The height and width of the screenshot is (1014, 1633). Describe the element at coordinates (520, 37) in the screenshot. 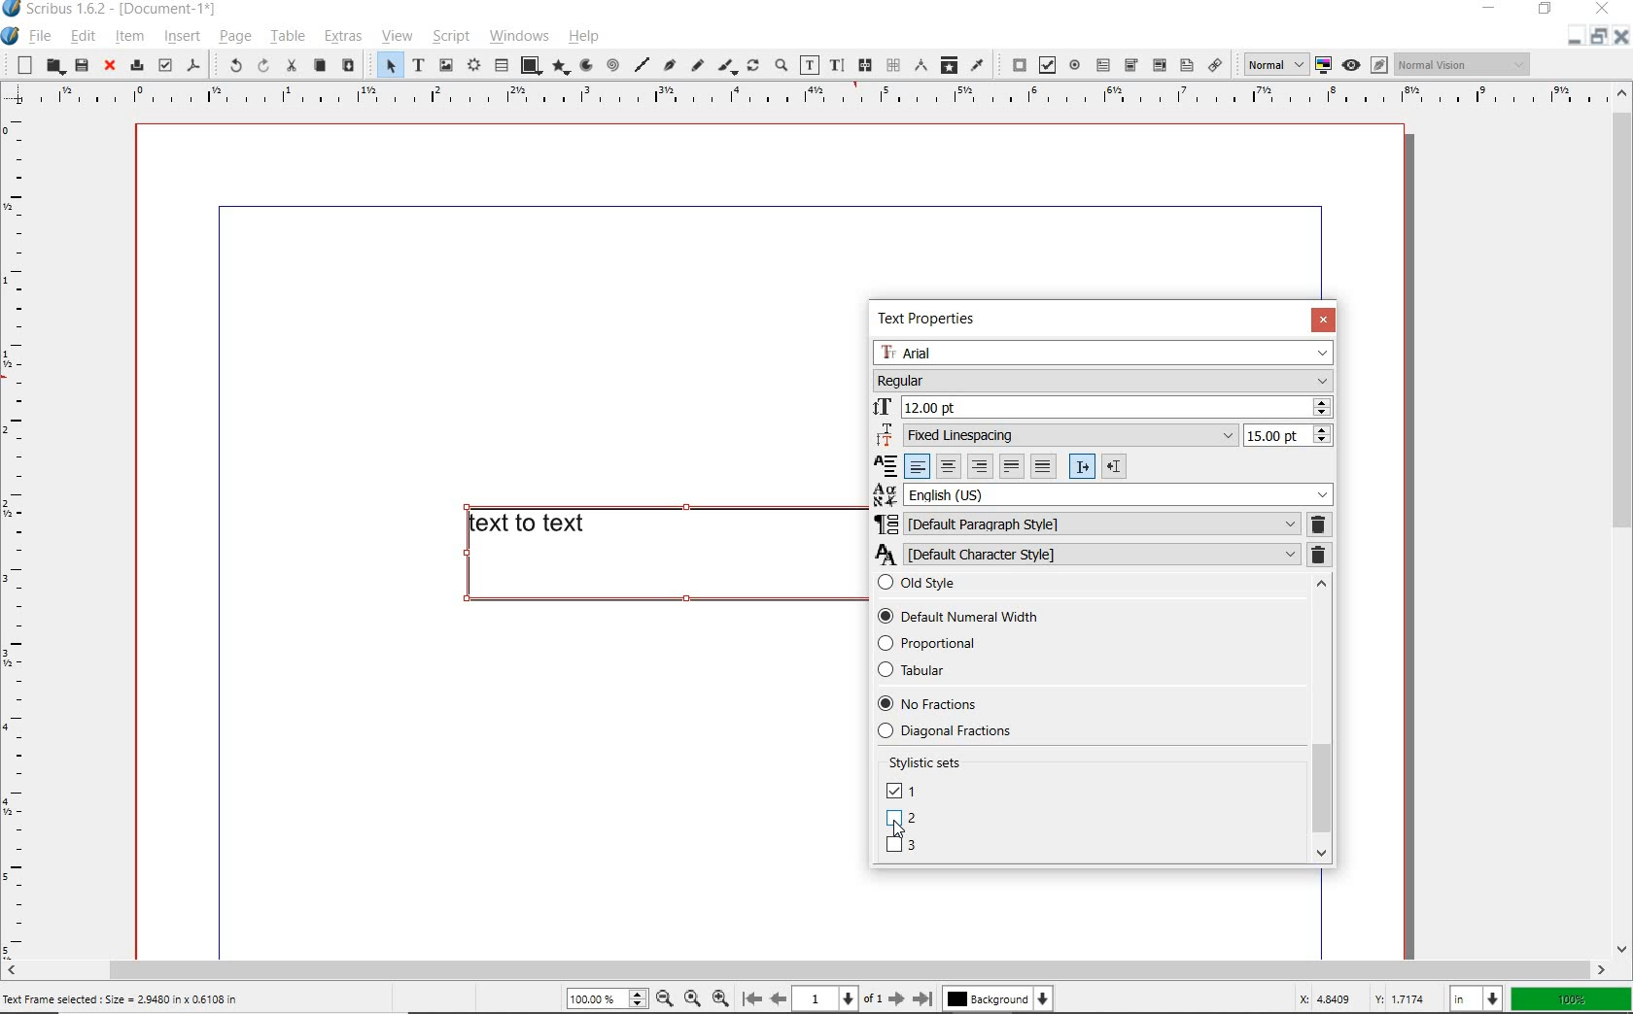

I see `windows` at that location.